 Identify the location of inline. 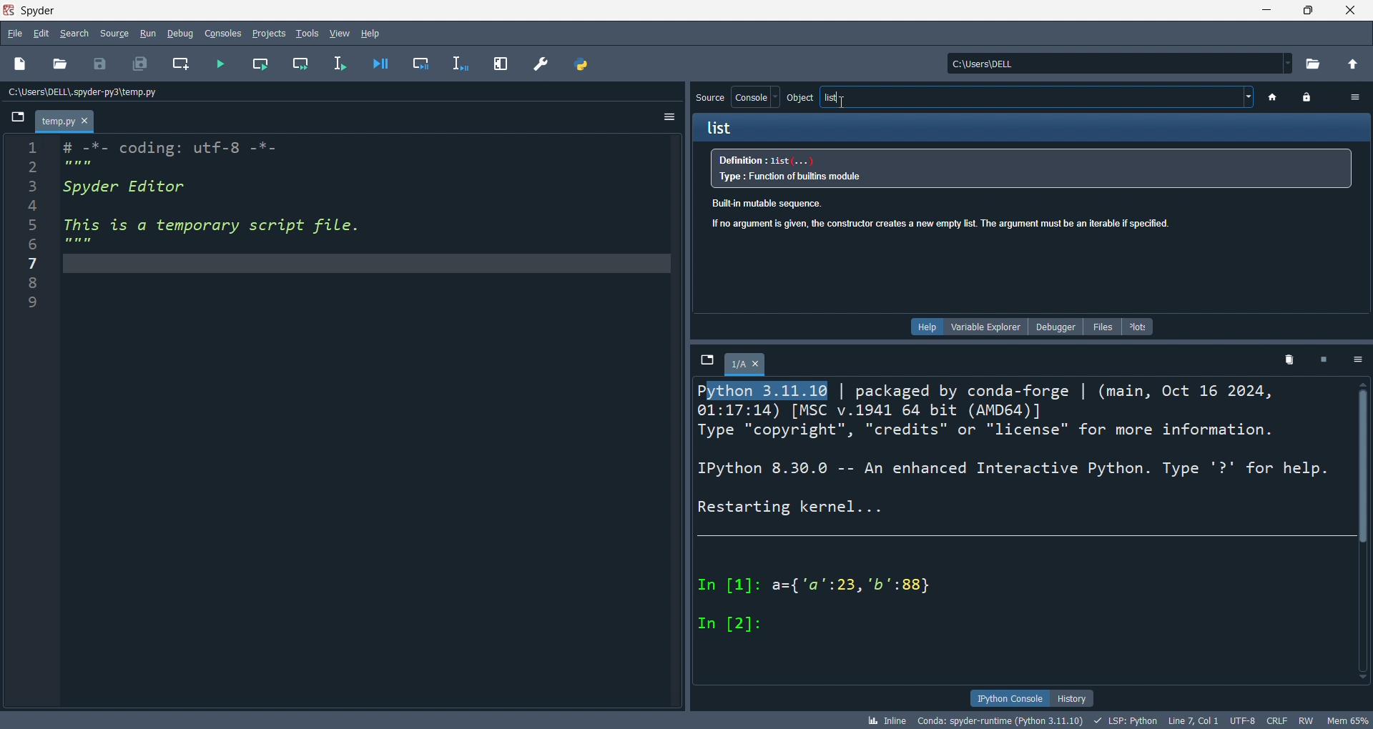
(892, 720).